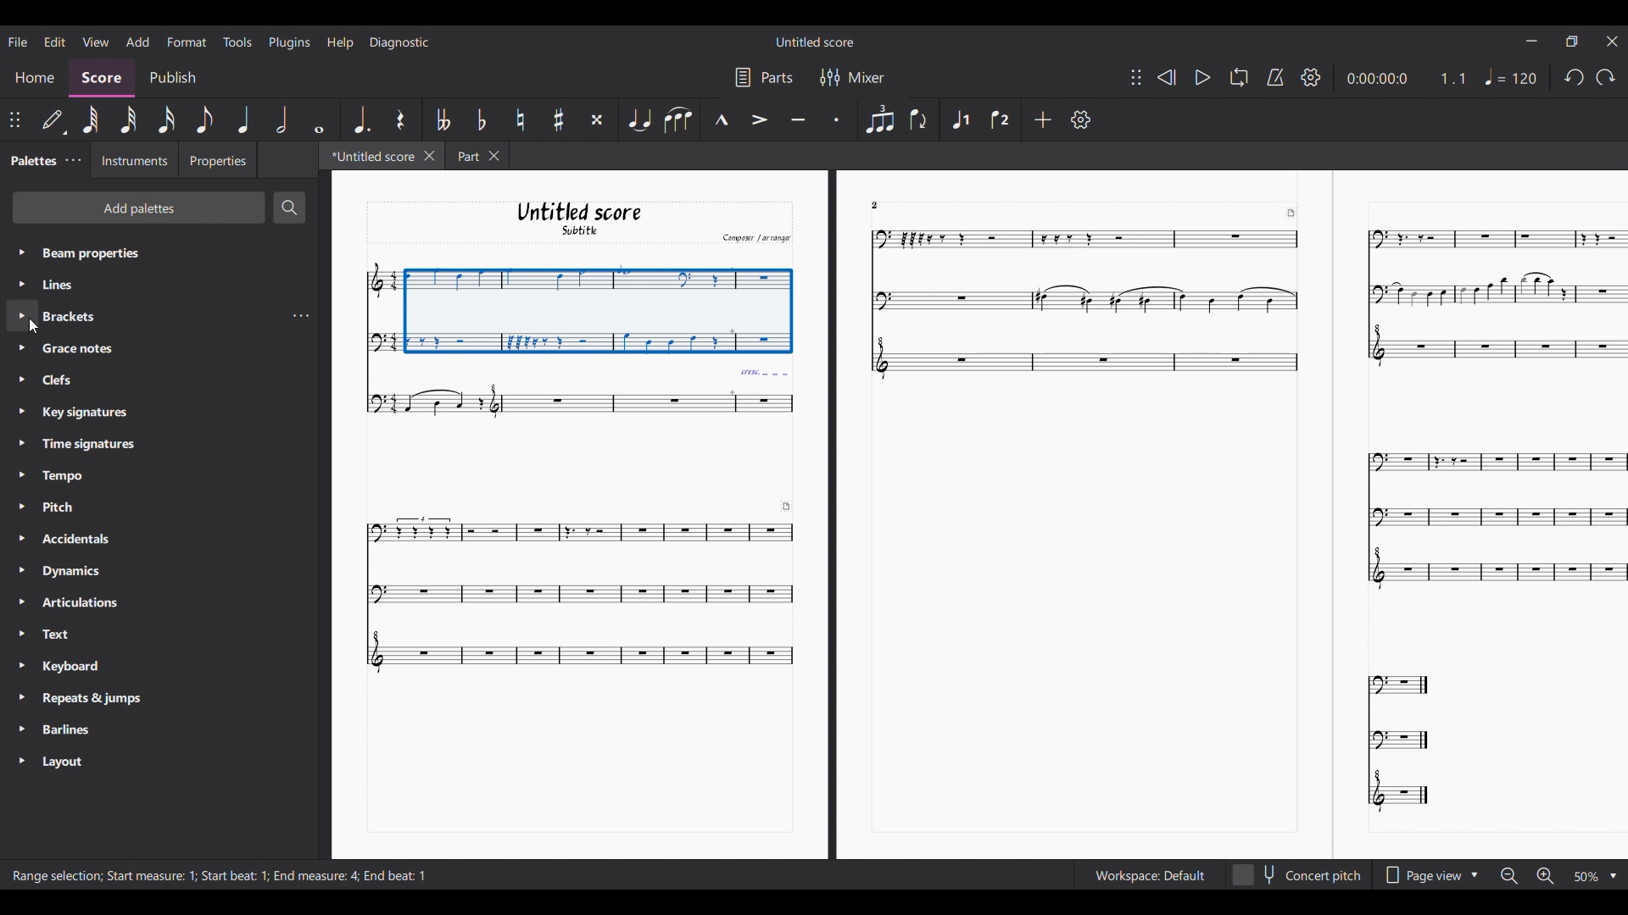  What do you see at coordinates (73, 285) in the screenshot?
I see `Line` at bounding box center [73, 285].